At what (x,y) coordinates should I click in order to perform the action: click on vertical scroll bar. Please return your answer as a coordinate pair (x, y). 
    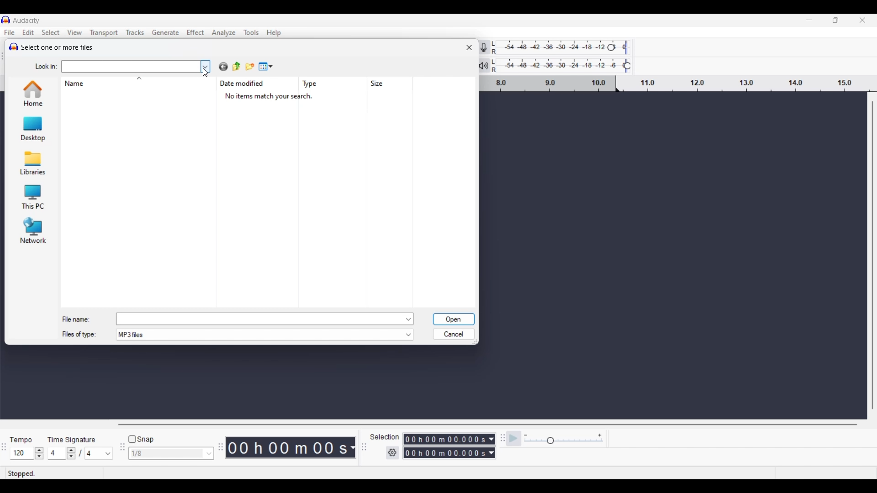
    Looking at the image, I should click on (872, 257).